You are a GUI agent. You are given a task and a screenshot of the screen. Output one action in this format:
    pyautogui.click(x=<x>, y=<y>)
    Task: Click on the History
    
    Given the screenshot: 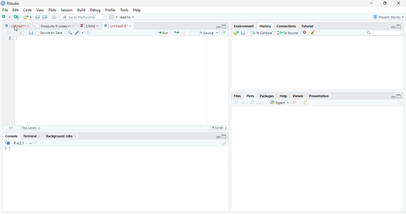 What is the action you would take?
    pyautogui.click(x=265, y=26)
    